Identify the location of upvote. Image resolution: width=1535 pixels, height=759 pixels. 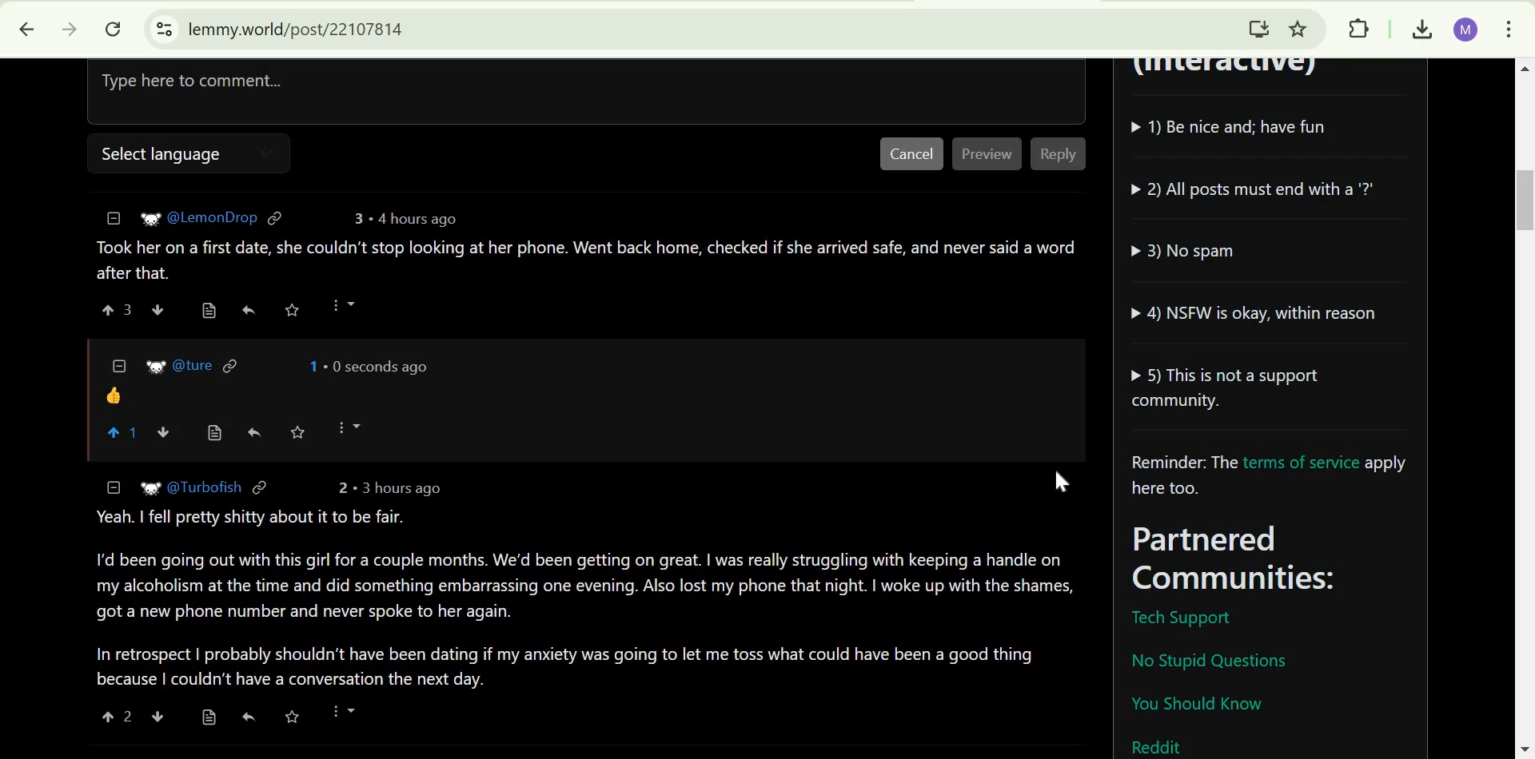
(118, 309).